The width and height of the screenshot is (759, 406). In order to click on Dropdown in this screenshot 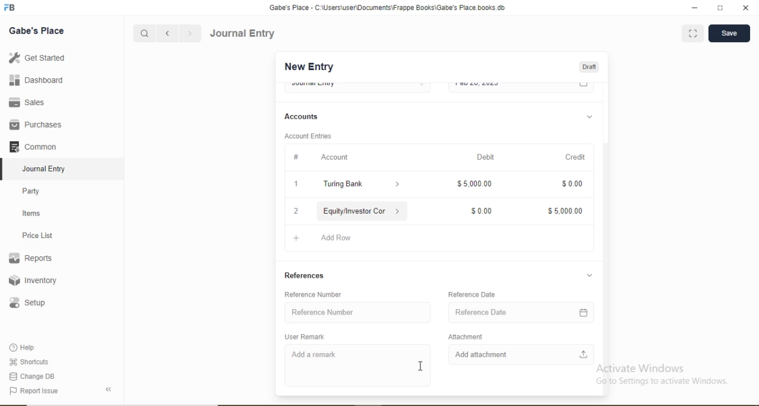, I will do `click(398, 185)`.